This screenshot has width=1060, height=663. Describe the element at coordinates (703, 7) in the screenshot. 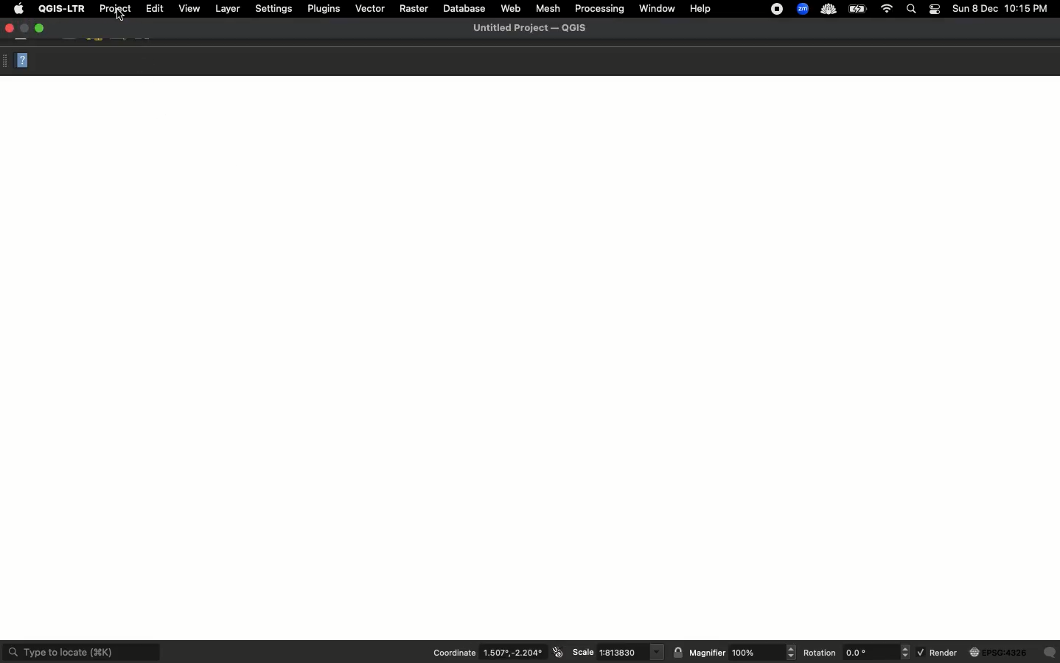

I see `Help` at that location.